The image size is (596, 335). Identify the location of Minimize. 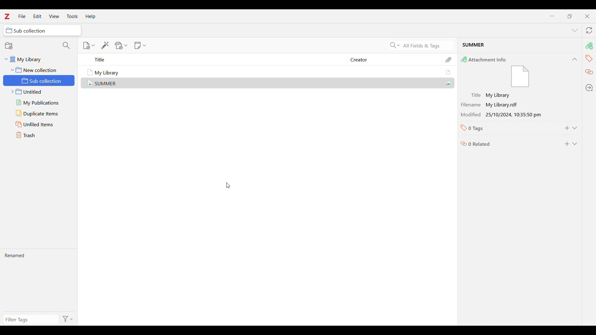
(552, 16).